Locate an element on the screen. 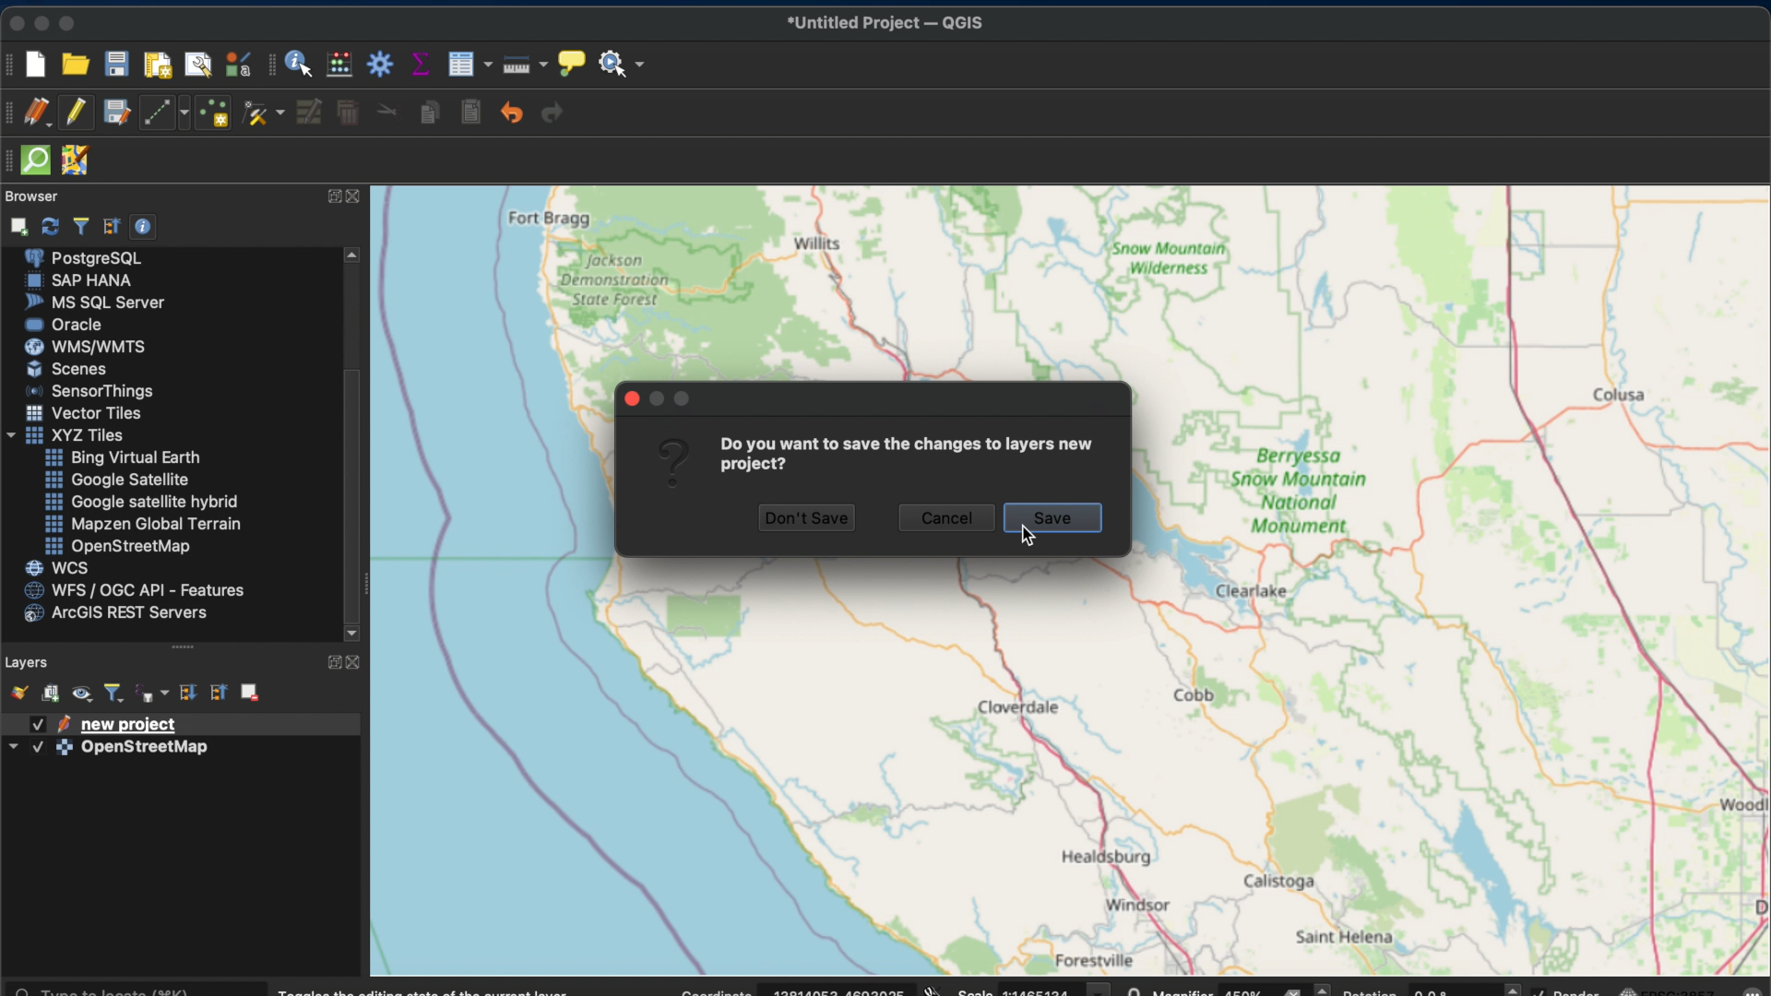 The image size is (1771, 996). redo is located at coordinates (552, 112).